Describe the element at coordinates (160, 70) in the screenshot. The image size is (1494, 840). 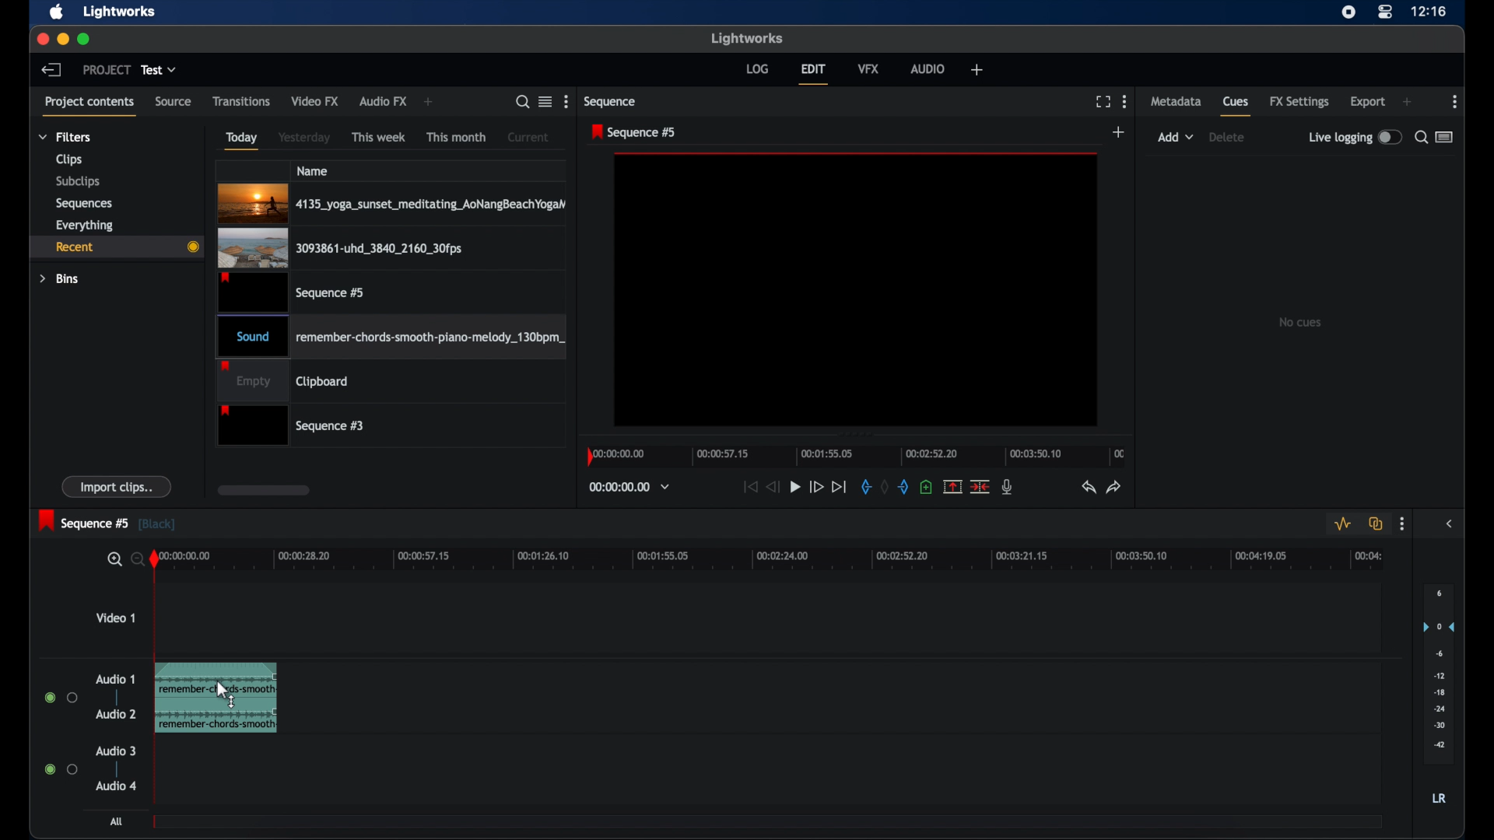
I see `test` at that location.